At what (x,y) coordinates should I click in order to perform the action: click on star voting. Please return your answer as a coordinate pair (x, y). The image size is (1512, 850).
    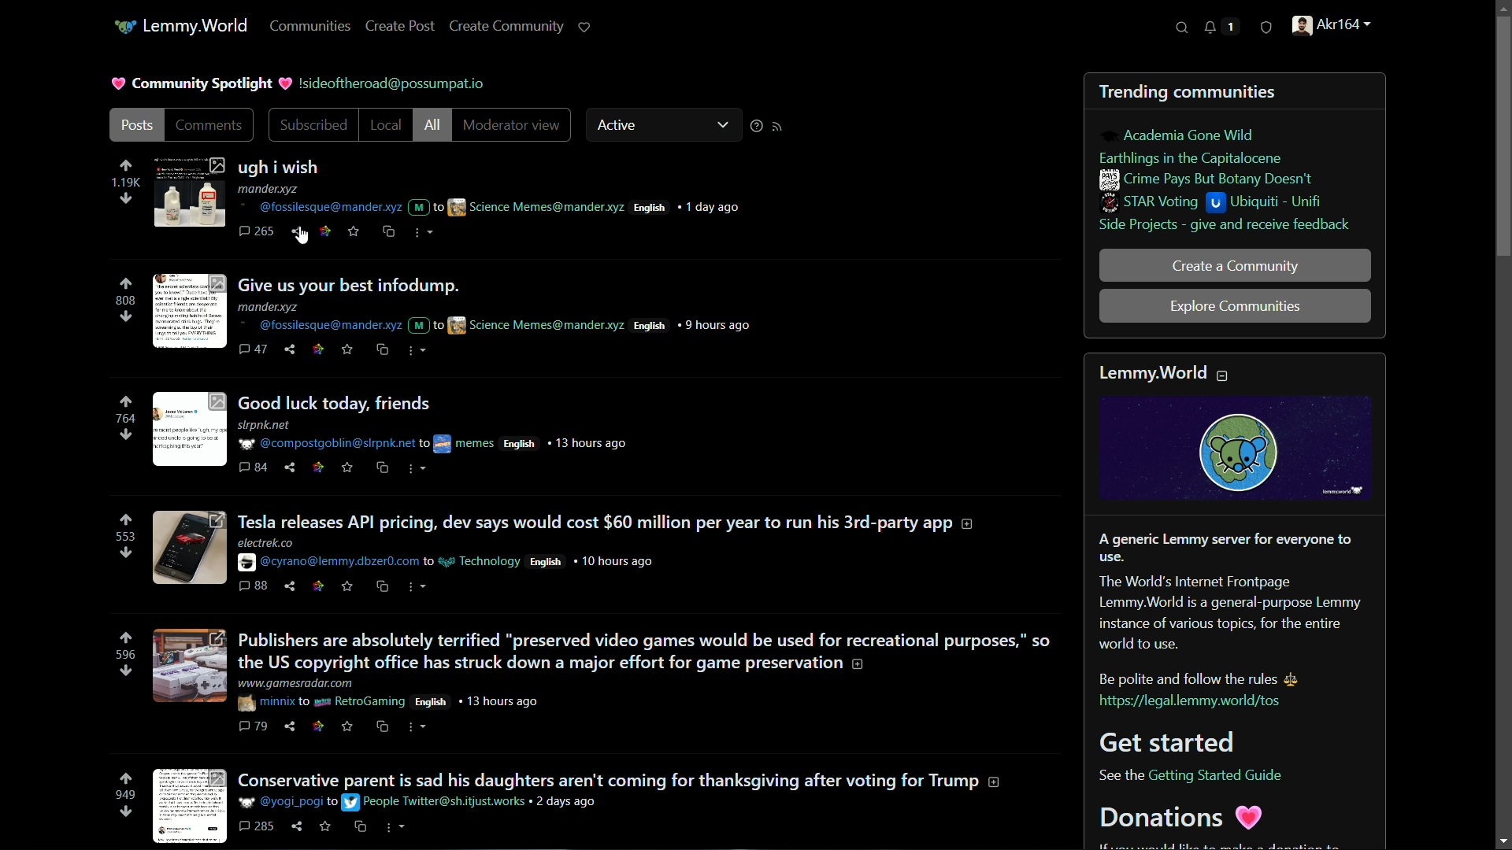
    Looking at the image, I should click on (1151, 203).